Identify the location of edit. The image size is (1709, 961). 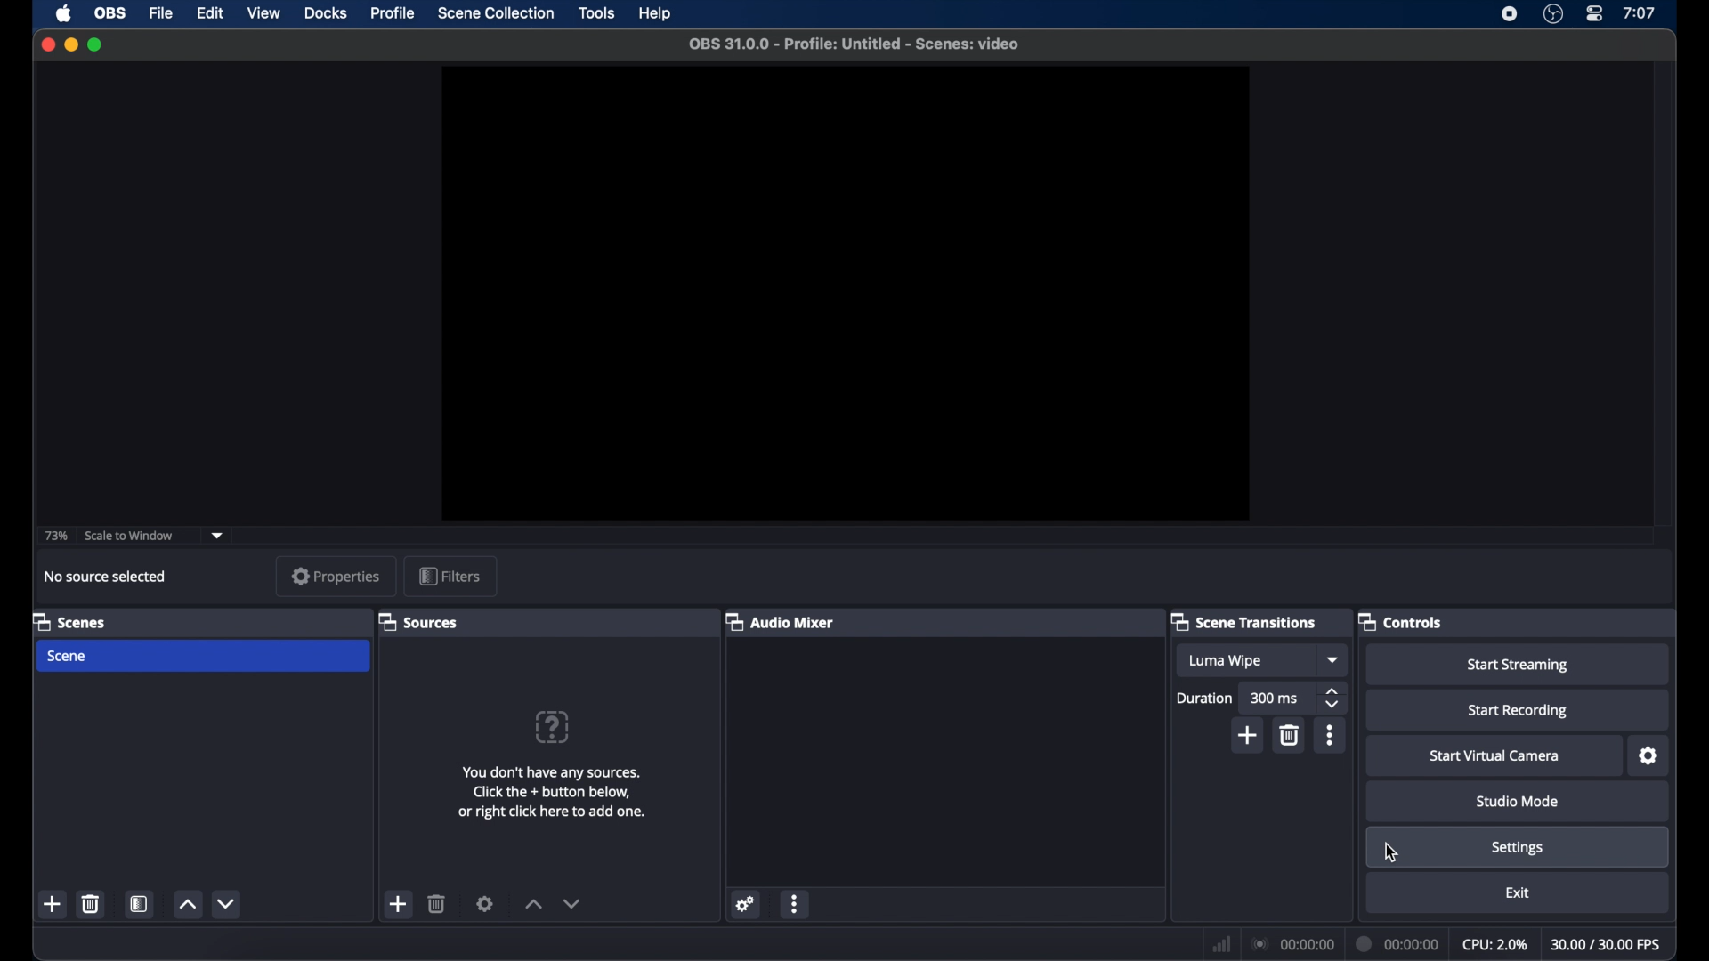
(209, 12).